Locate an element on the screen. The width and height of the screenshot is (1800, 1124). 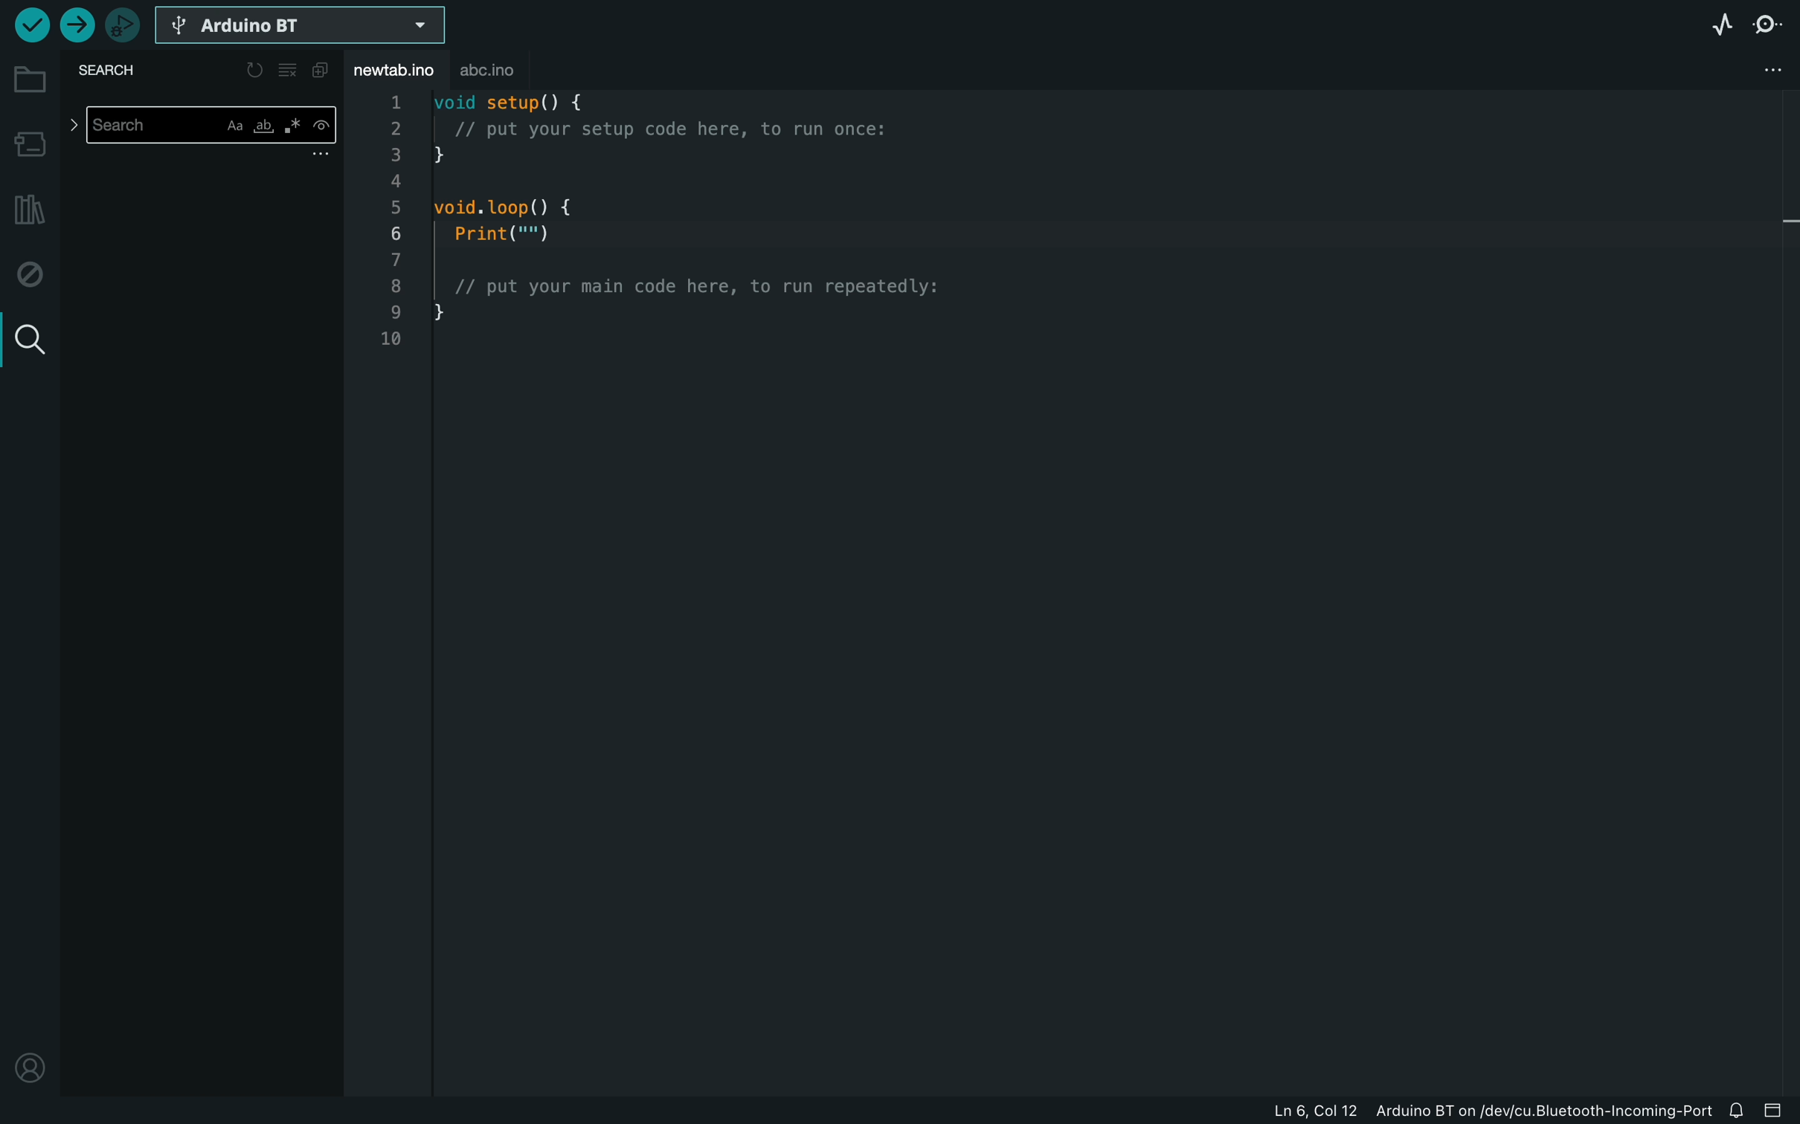
close slide bar is located at coordinates (1778, 1110).